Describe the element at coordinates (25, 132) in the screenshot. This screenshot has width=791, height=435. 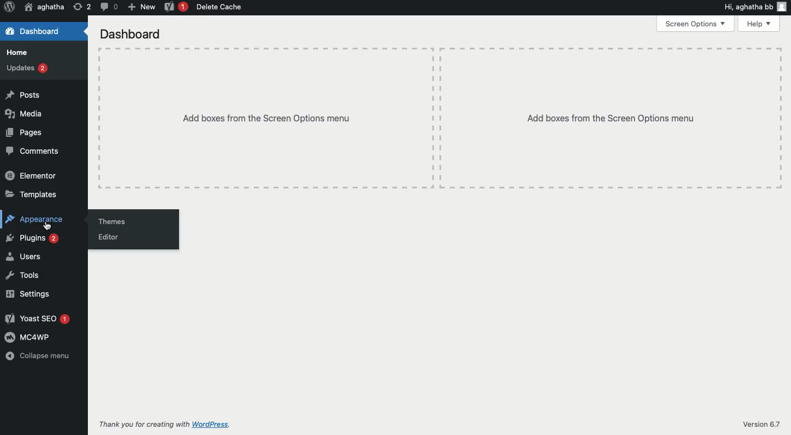
I see `Pages` at that location.